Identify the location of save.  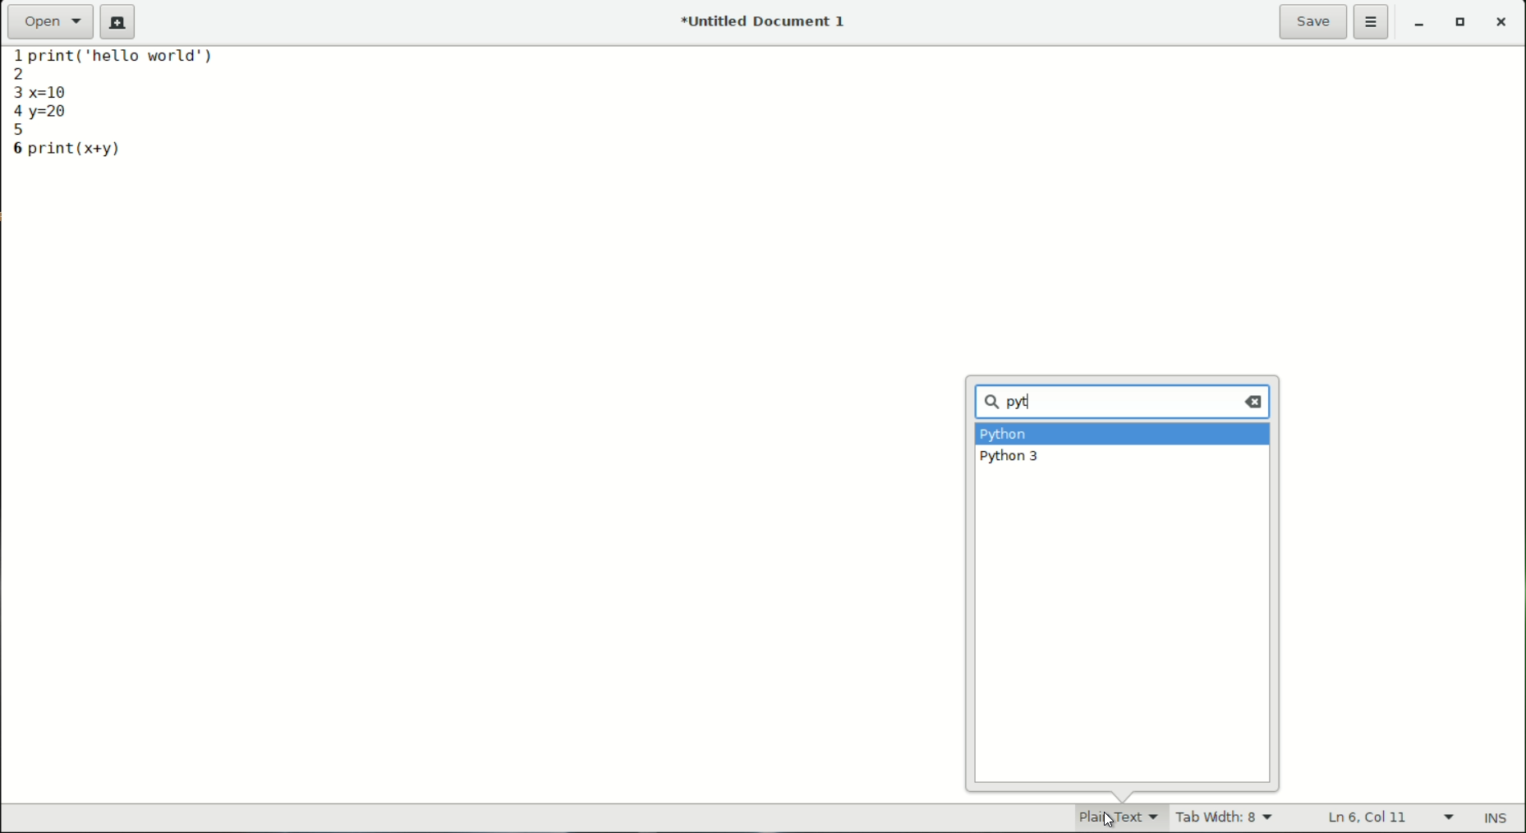
(1314, 21).